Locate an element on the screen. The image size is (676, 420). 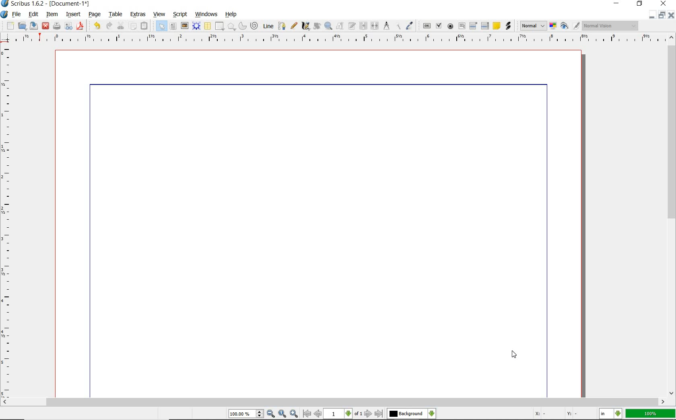
edit contents of frame is located at coordinates (341, 27).